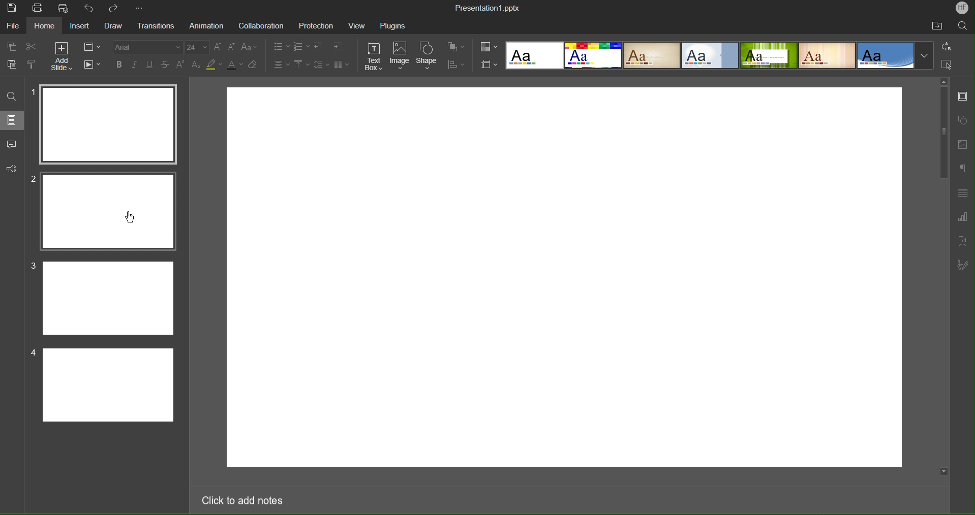  What do you see at coordinates (946, 65) in the screenshot?
I see `Selection` at bounding box center [946, 65].